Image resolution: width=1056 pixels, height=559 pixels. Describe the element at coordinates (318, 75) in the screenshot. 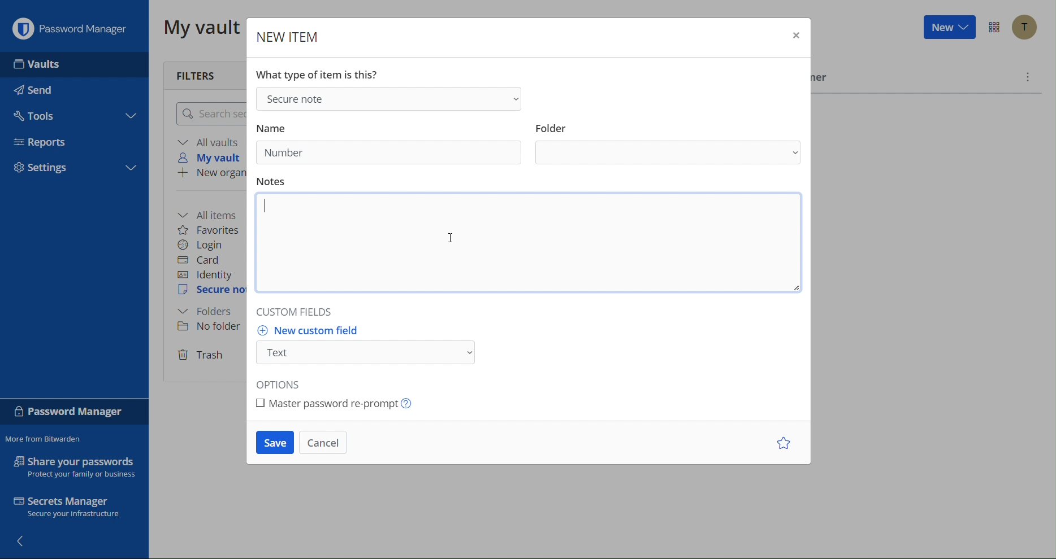

I see `What type of item is this?` at that location.